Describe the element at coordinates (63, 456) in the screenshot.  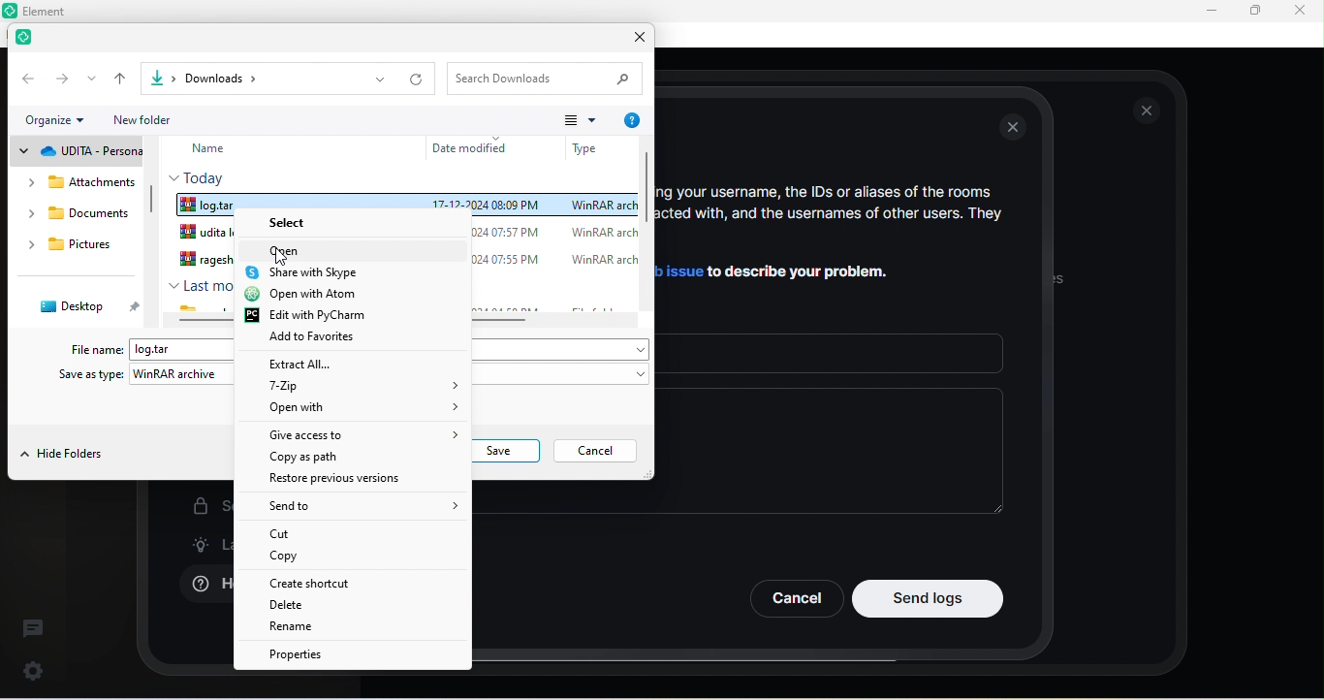
I see `hide folders` at that location.